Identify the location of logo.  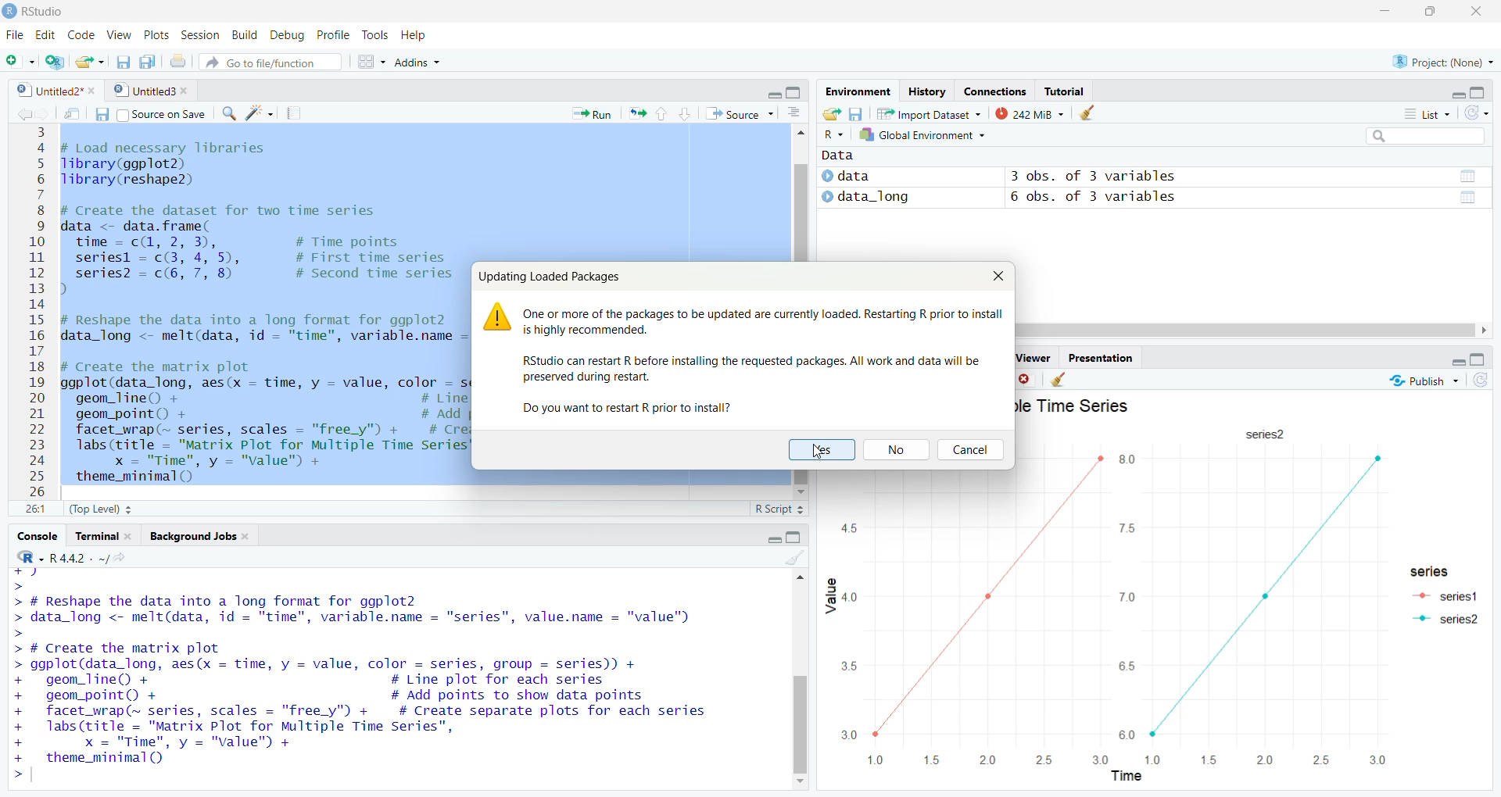
(11, 12).